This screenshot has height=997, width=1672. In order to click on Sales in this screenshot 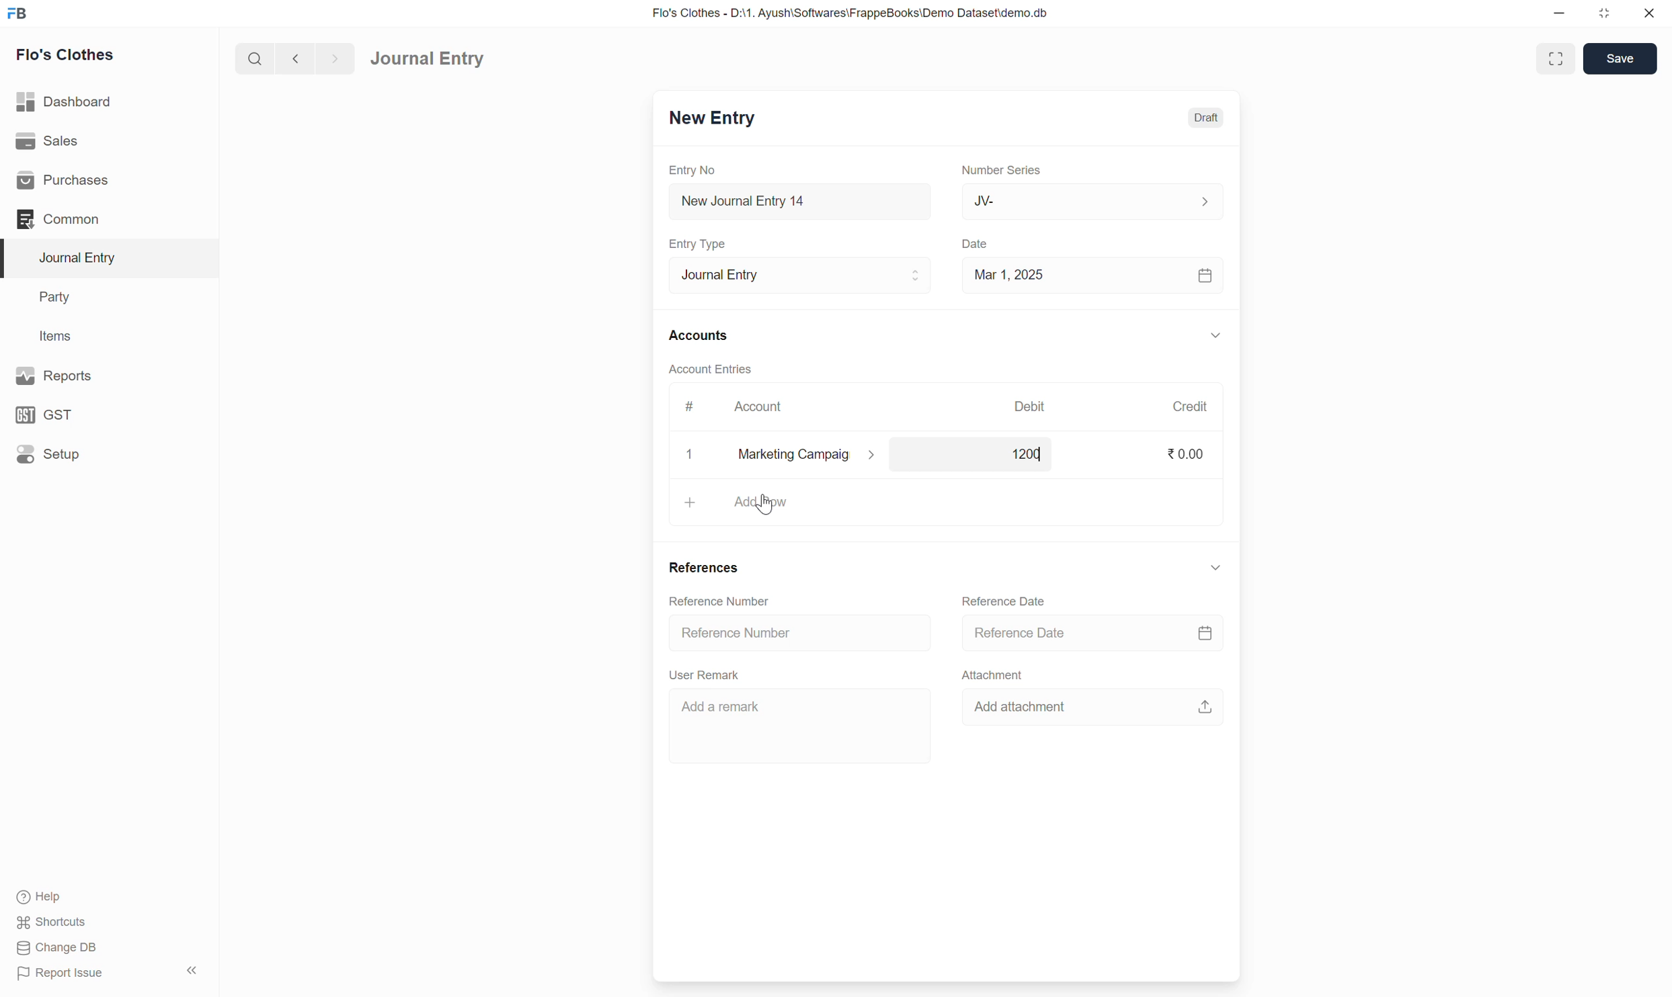, I will do `click(46, 139)`.